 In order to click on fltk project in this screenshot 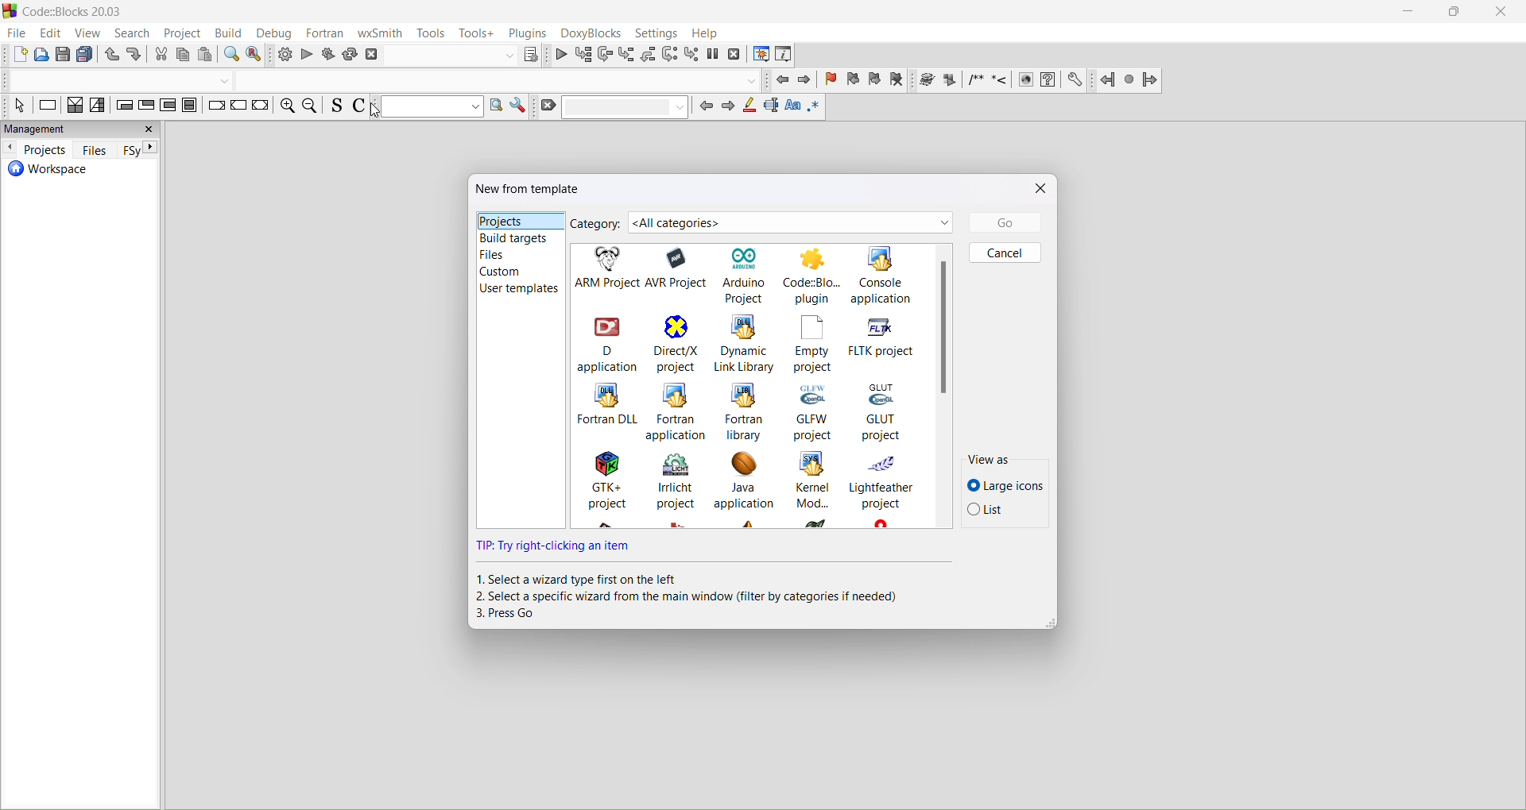, I will do `click(886, 337)`.